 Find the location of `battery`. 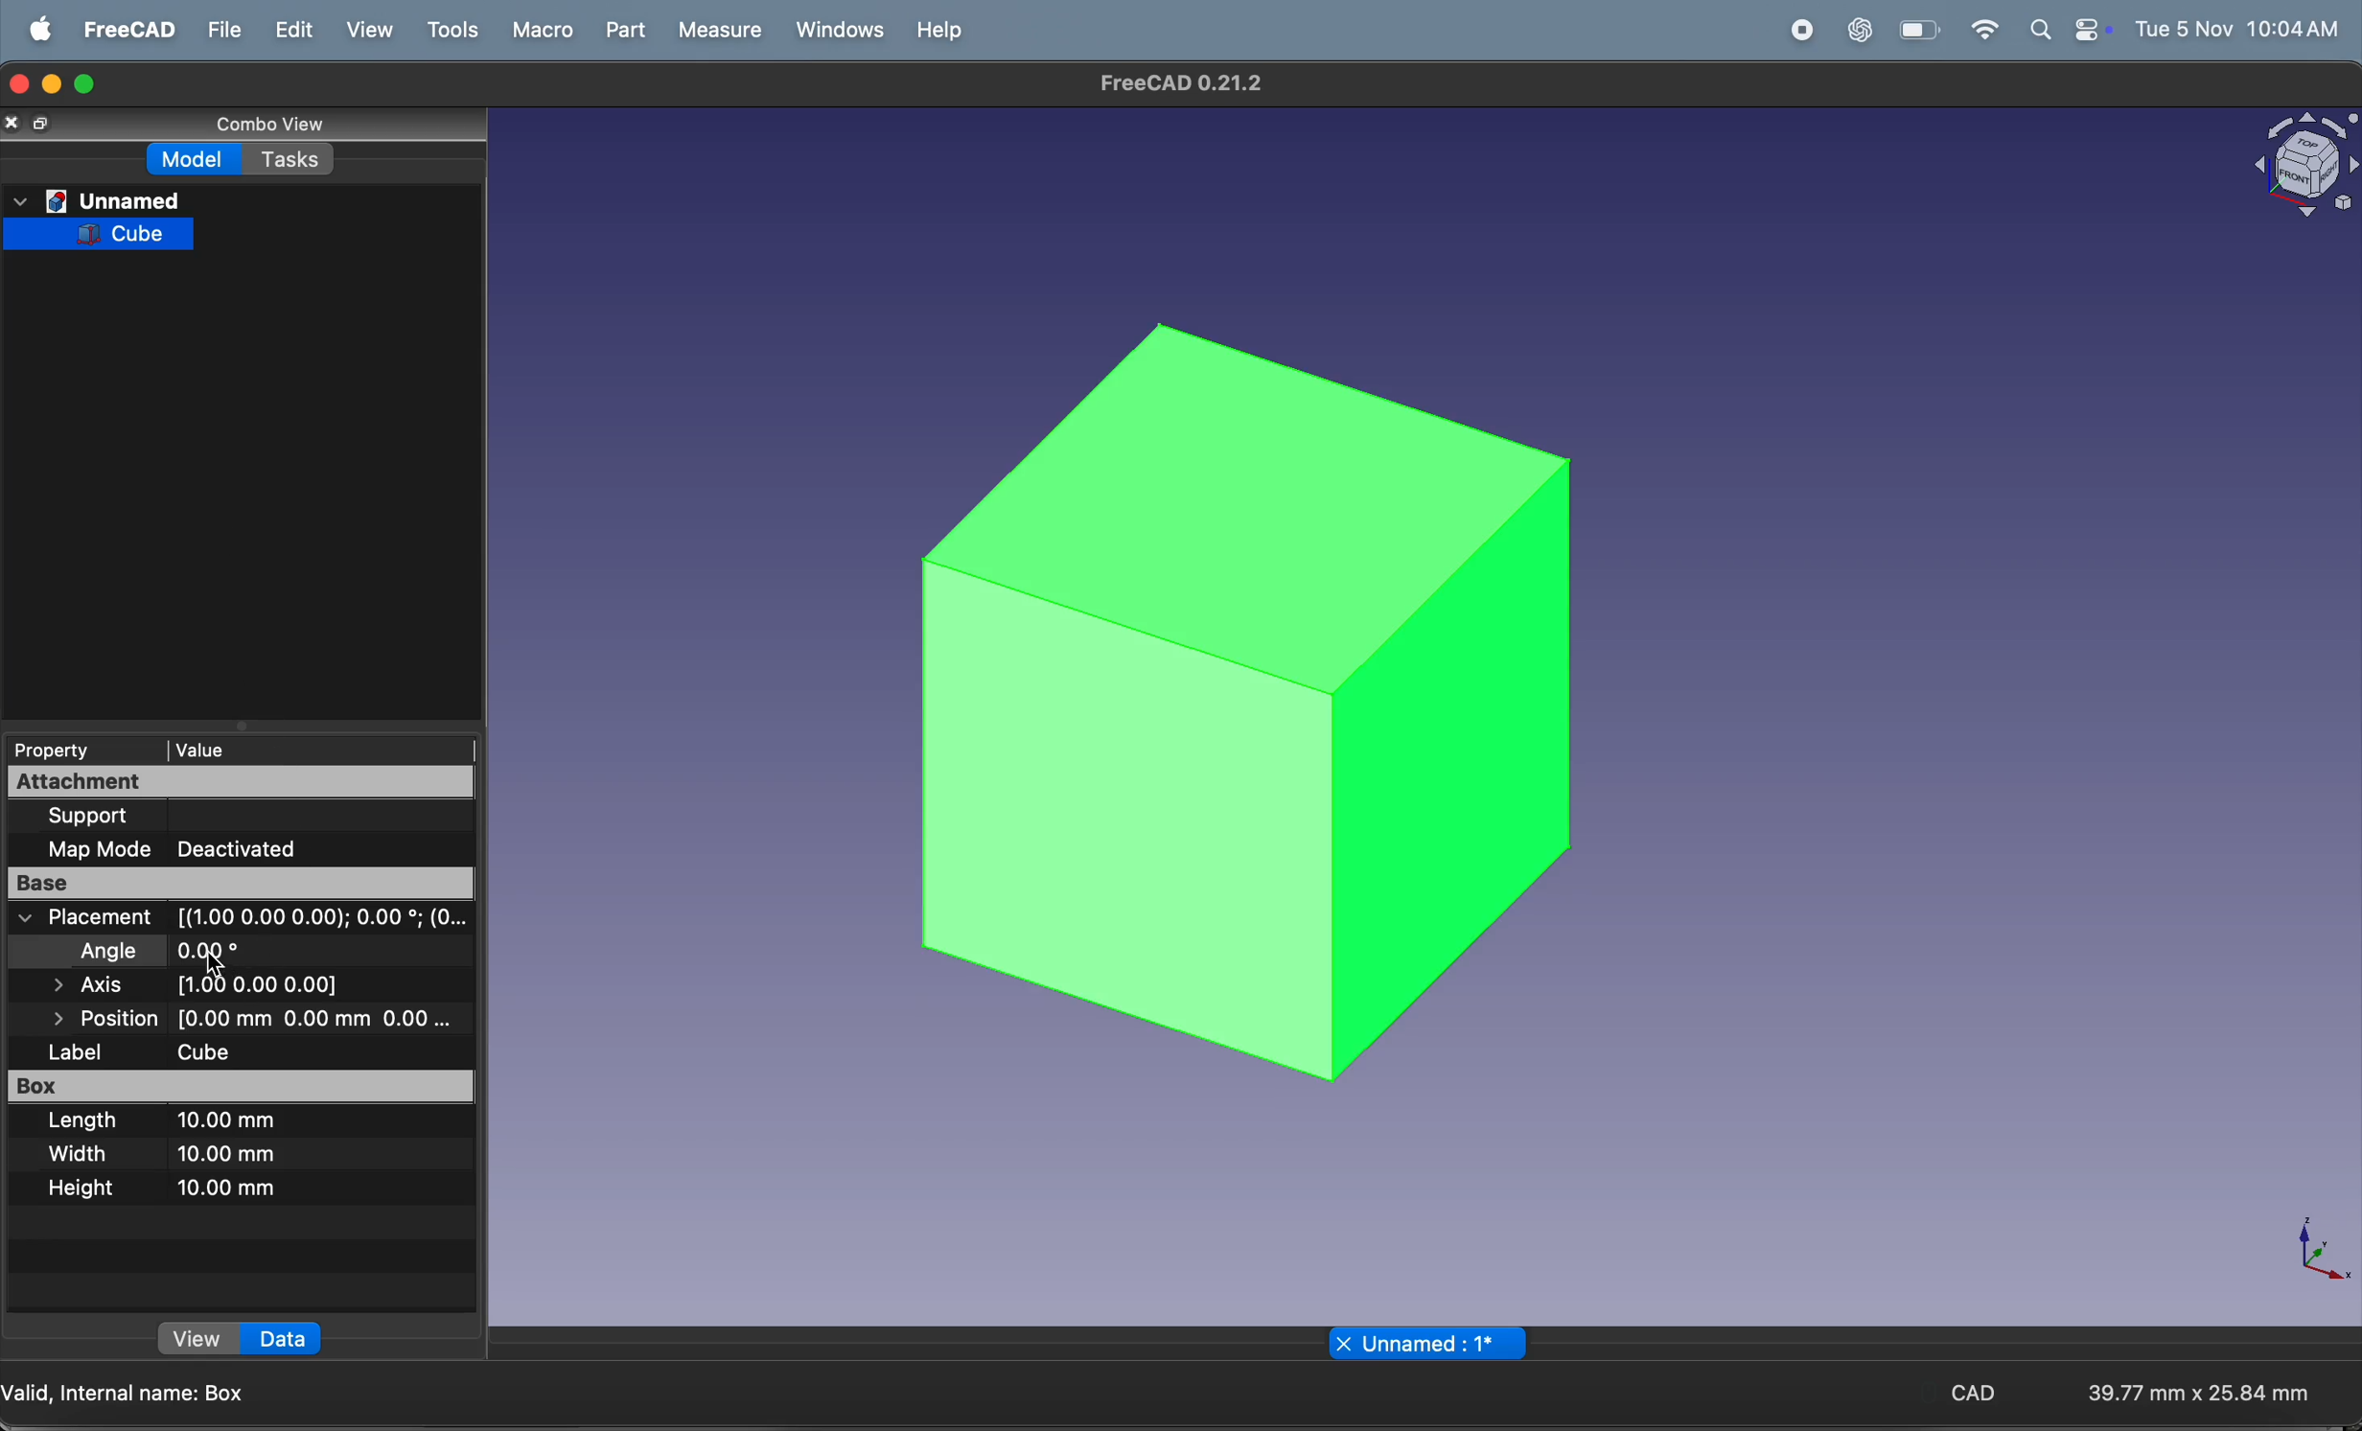

battery is located at coordinates (2096, 30).